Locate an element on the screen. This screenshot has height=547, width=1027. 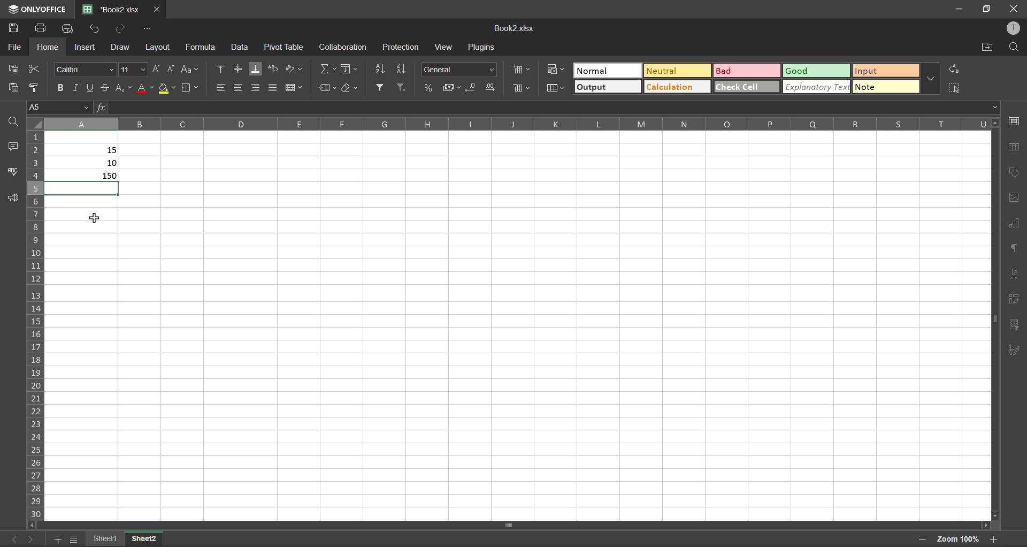
clear all is located at coordinates (351, 89).